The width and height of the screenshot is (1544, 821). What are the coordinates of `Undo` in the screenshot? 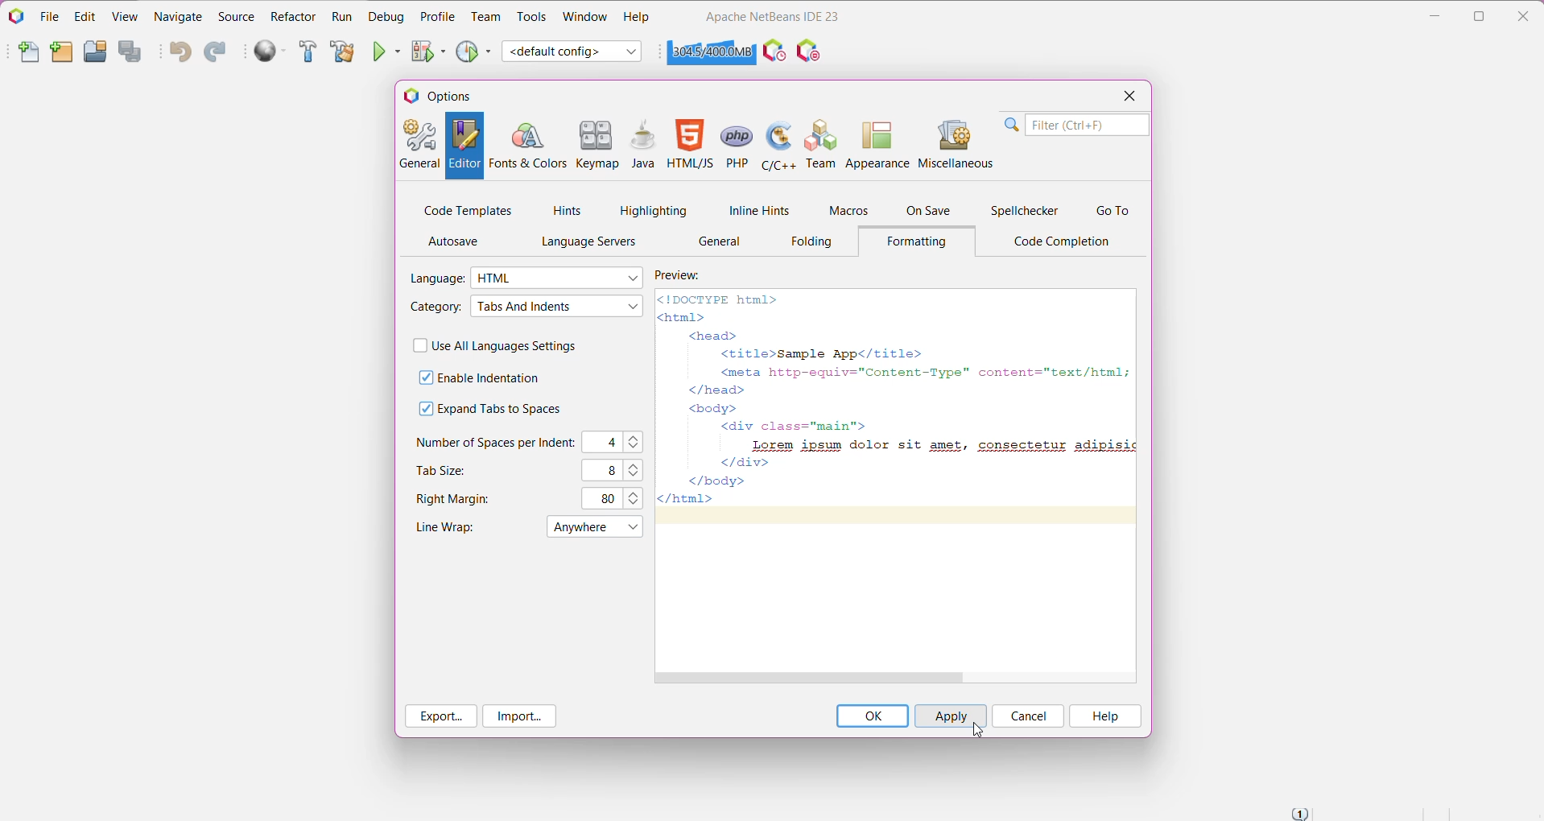 It's located at (180, 53).